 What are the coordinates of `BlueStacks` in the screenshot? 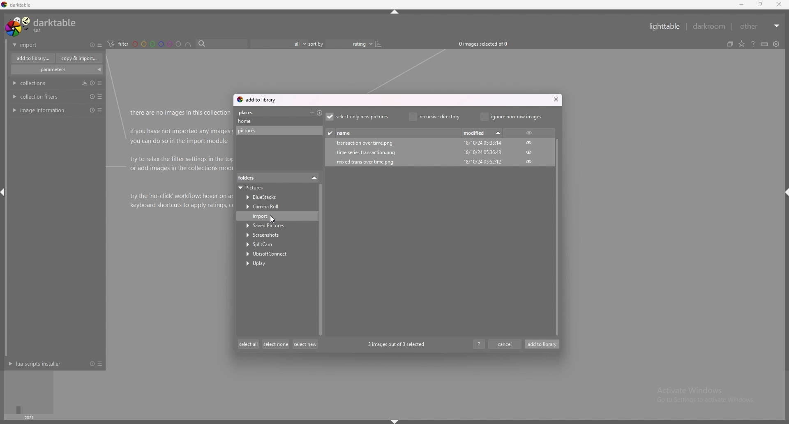 It's located at (275, 196).